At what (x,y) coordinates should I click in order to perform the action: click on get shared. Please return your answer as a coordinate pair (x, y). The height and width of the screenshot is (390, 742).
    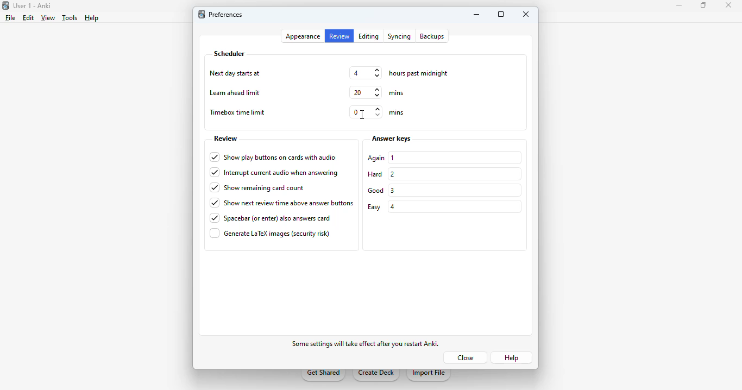
    Looking at the image, I should click on (324, 375).